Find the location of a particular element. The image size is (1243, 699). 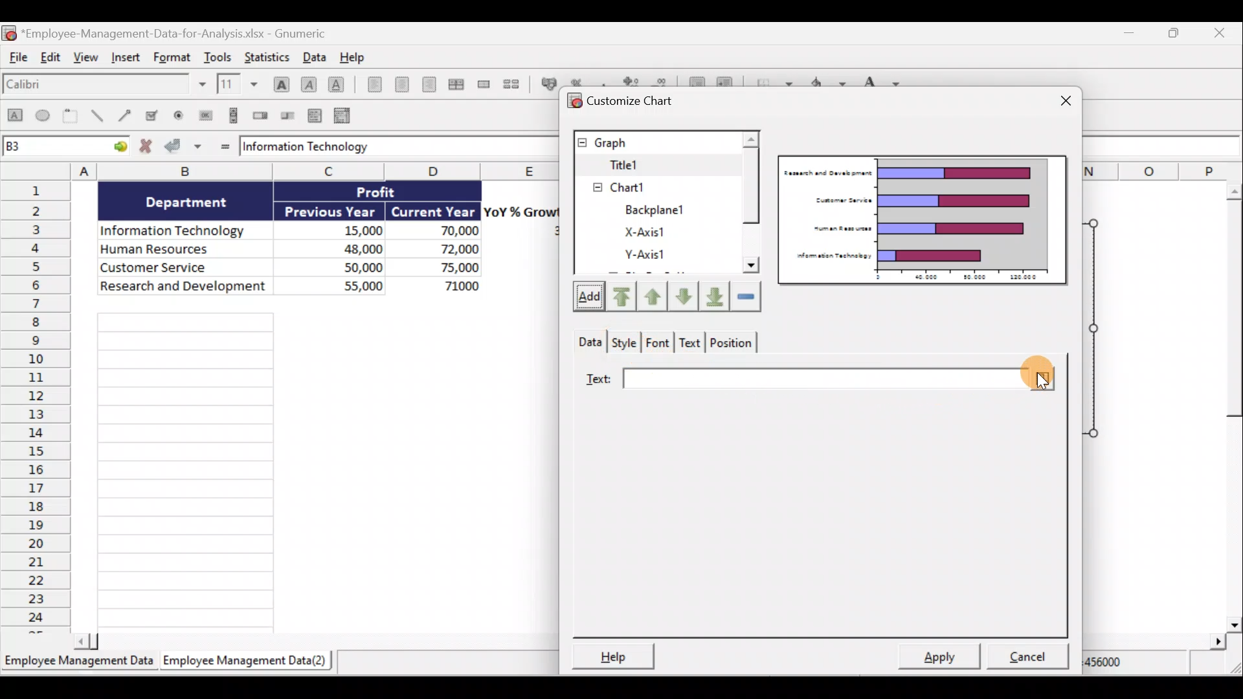

File is located at coordinates (18, 60).